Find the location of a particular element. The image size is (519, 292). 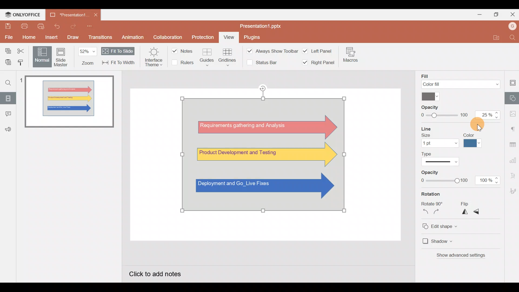

Paragraph settings is located at coordinates (513, 128).